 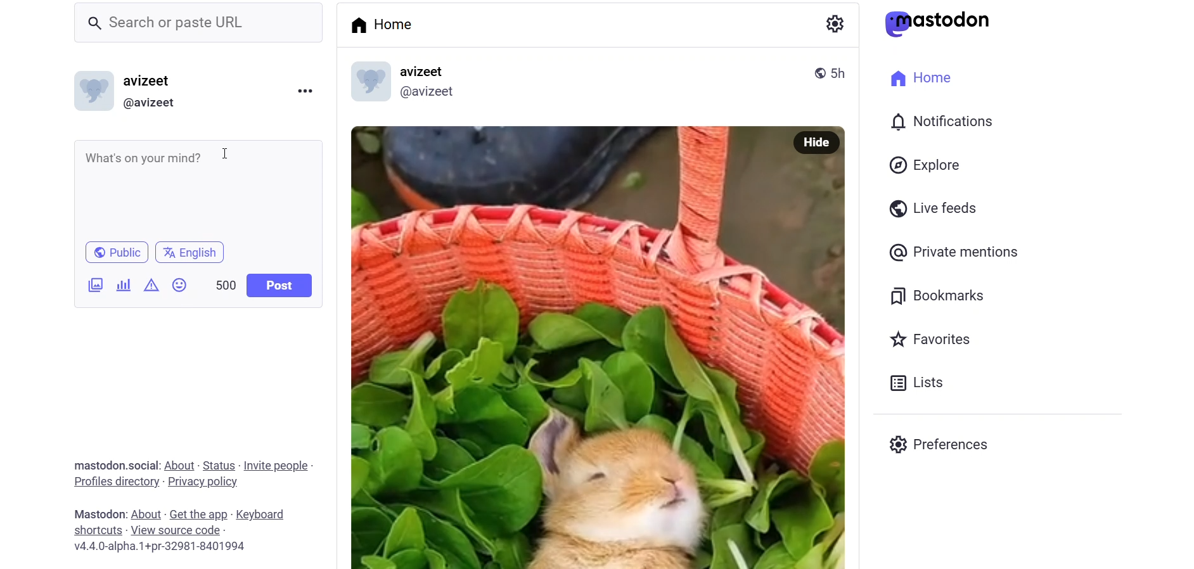 I want to click on social, so click(x=143, y=466).